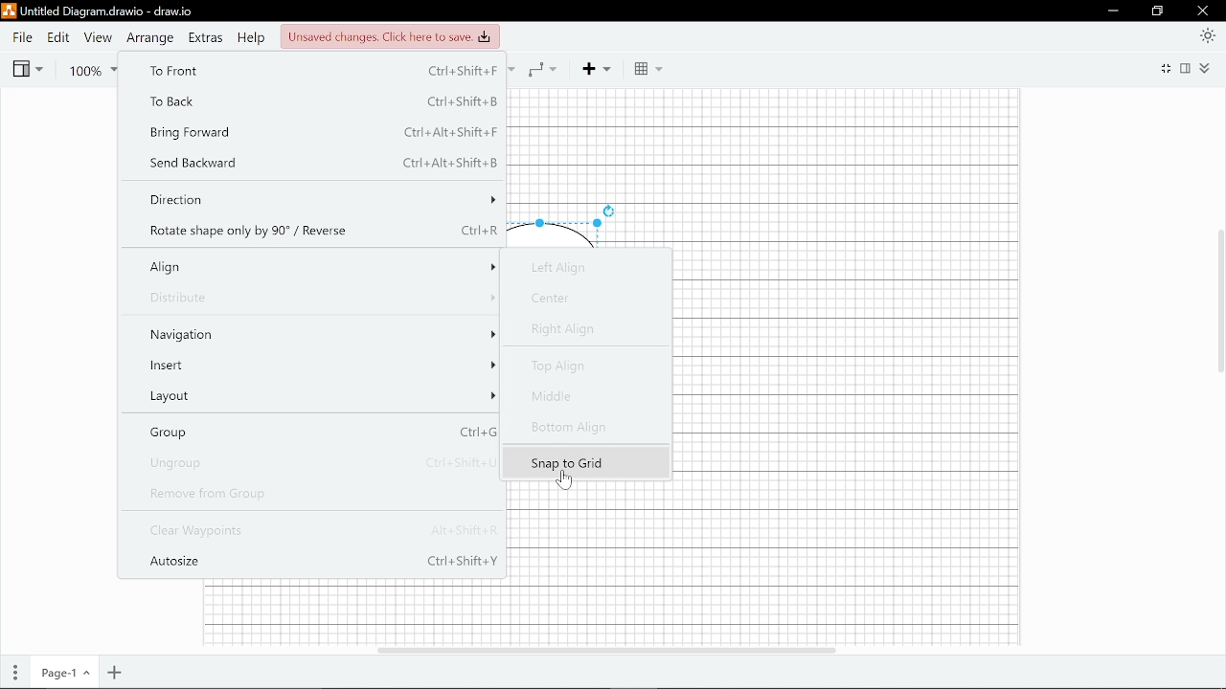 This screenshot has height=689, width=1226. What do you see at coordinates (582, 329) in the screenshot?
I see `Right Align` at bounding box center [582, 329].